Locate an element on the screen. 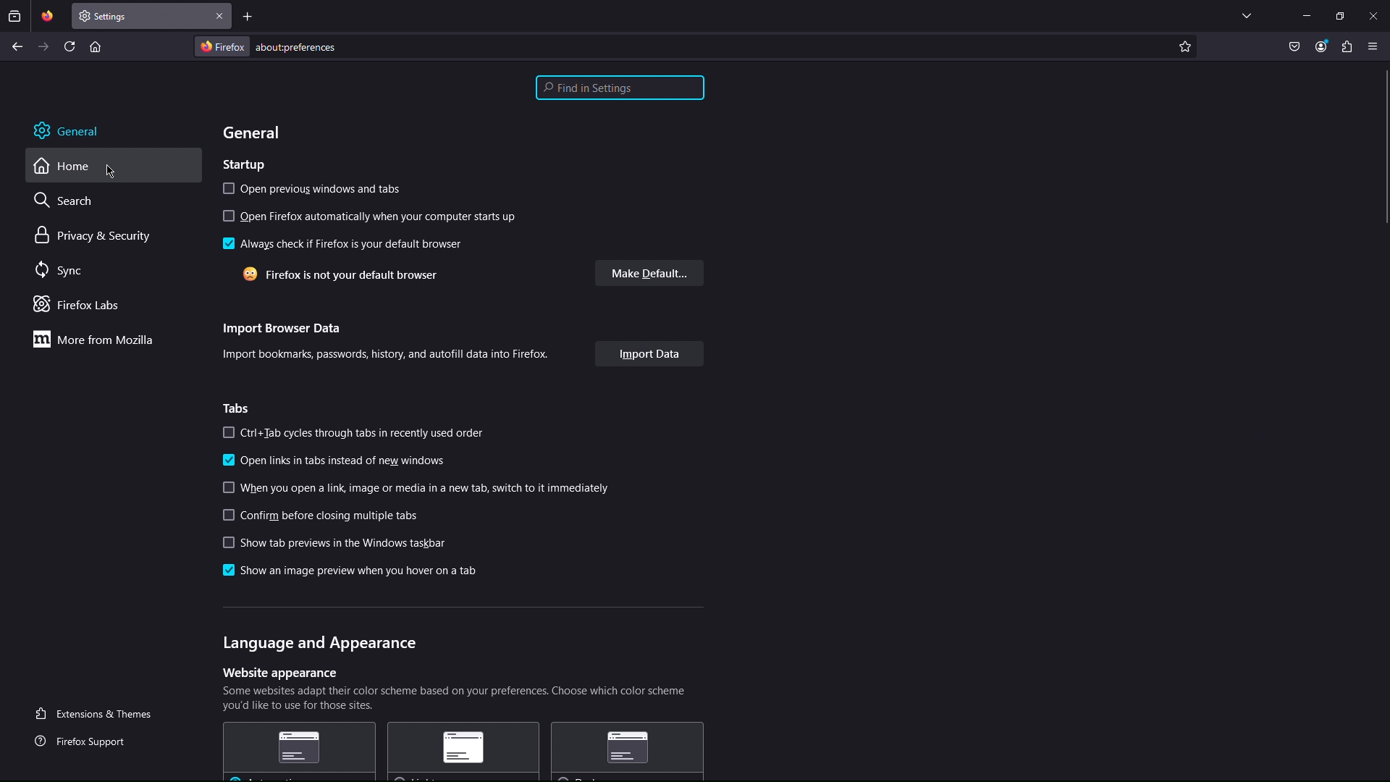 The width and height of the screenshot is (1390, 782). Show an image preview when you hover on a tab is located at coordinates (350, 570).